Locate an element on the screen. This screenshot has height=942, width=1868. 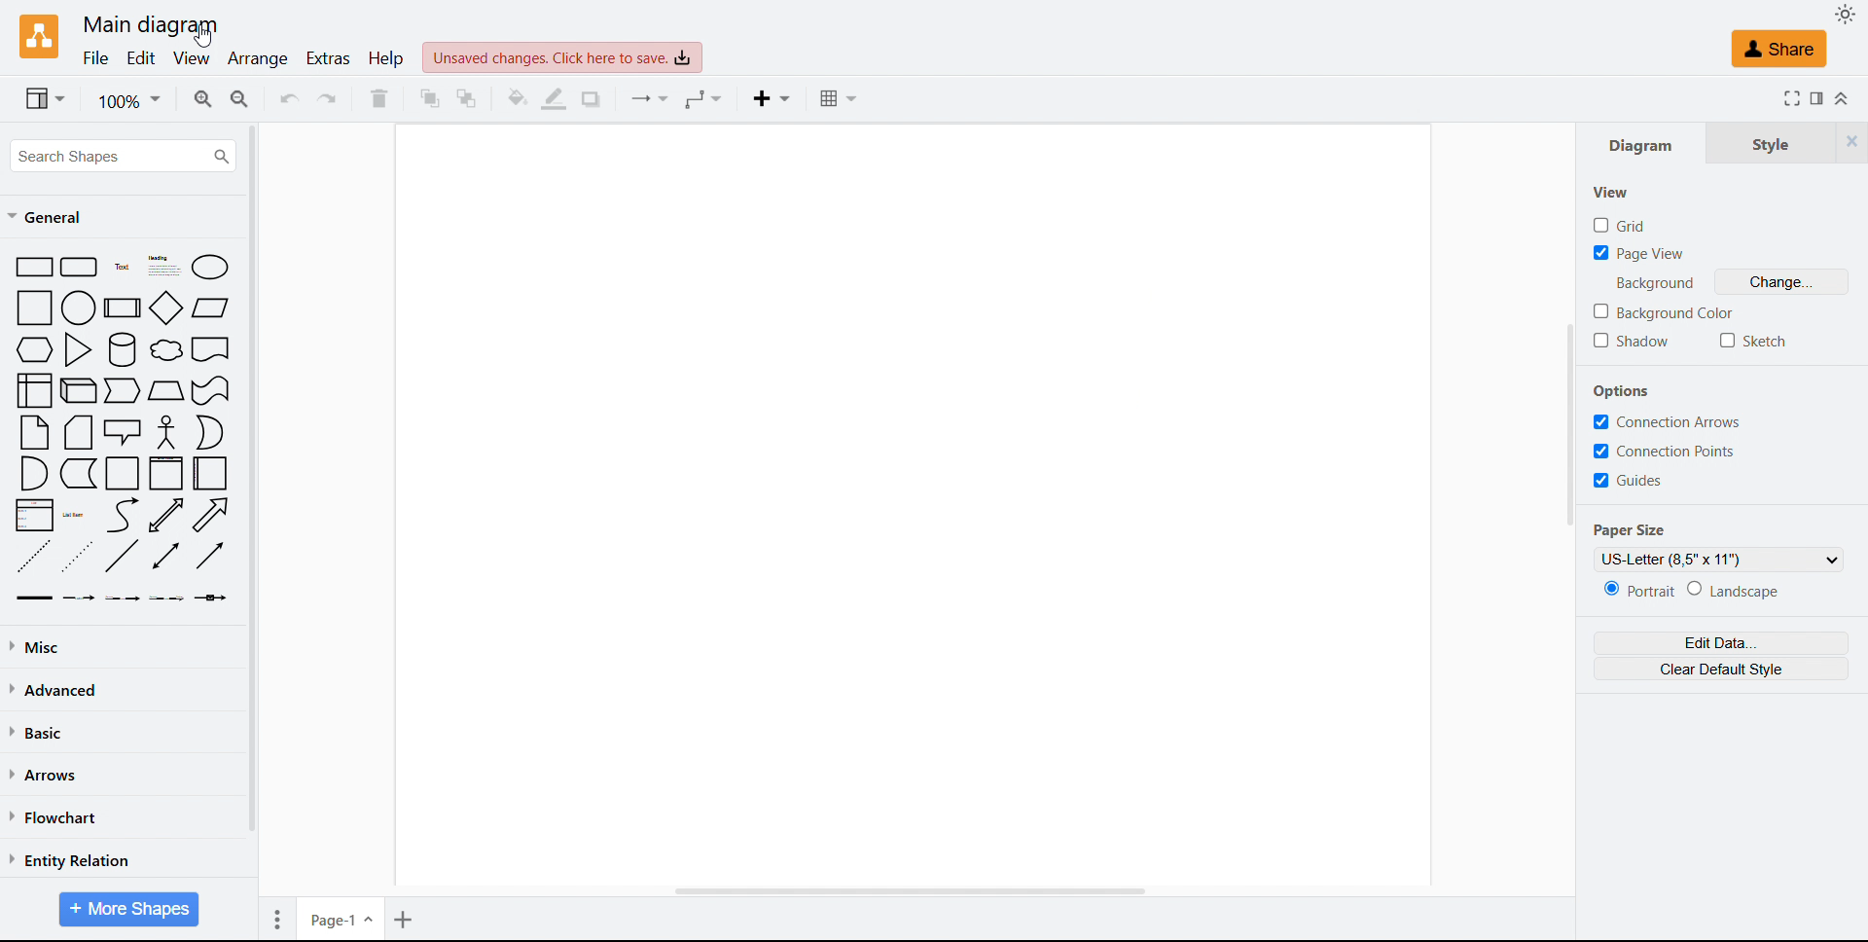
Undo  is located at coordinates (288, 99).